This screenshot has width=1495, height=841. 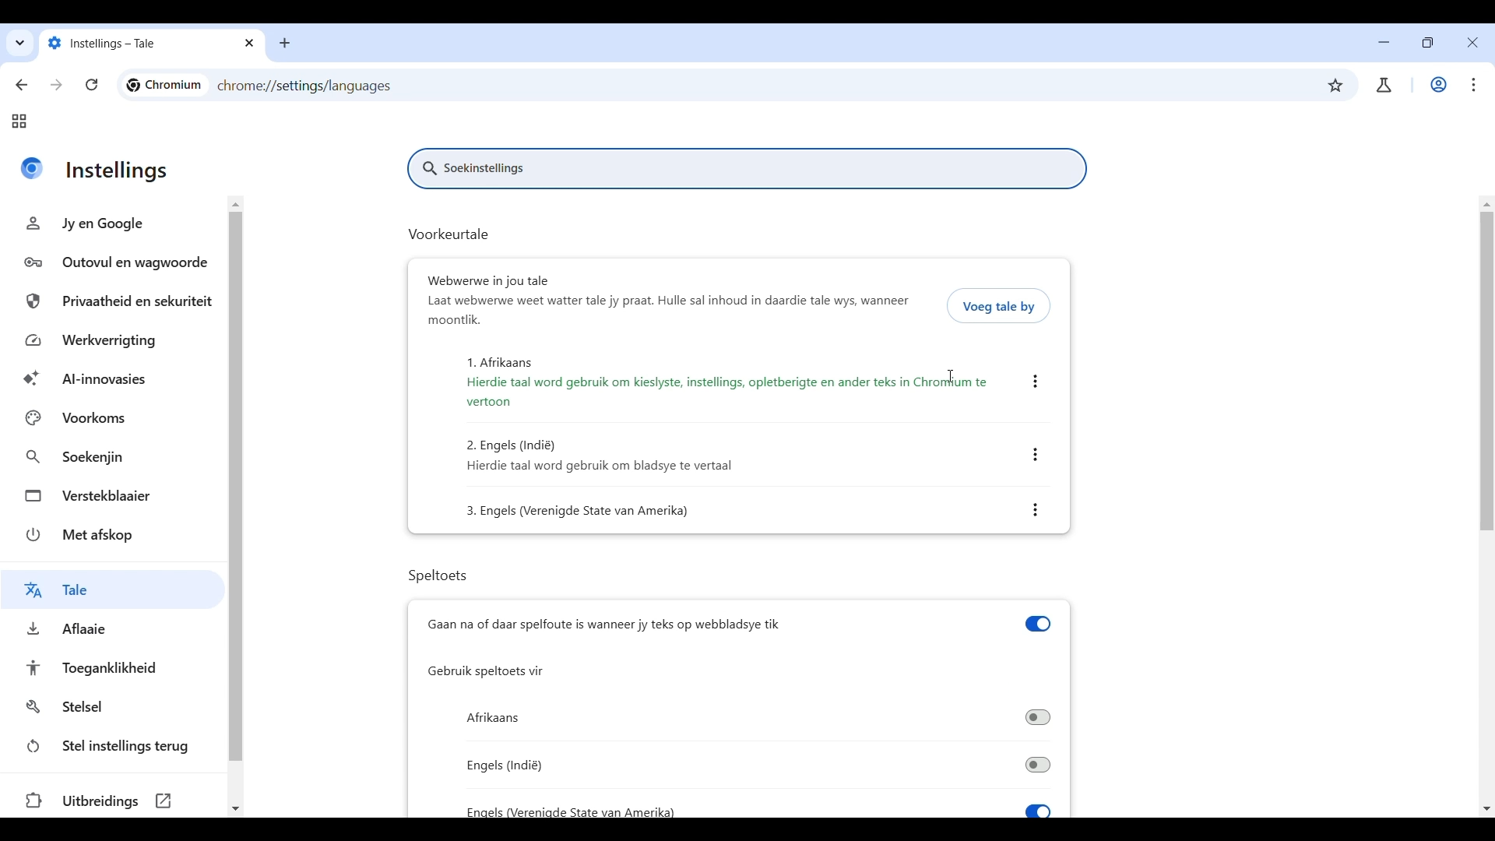 I want to click on toggle switch, so click(x=1028, y=808).